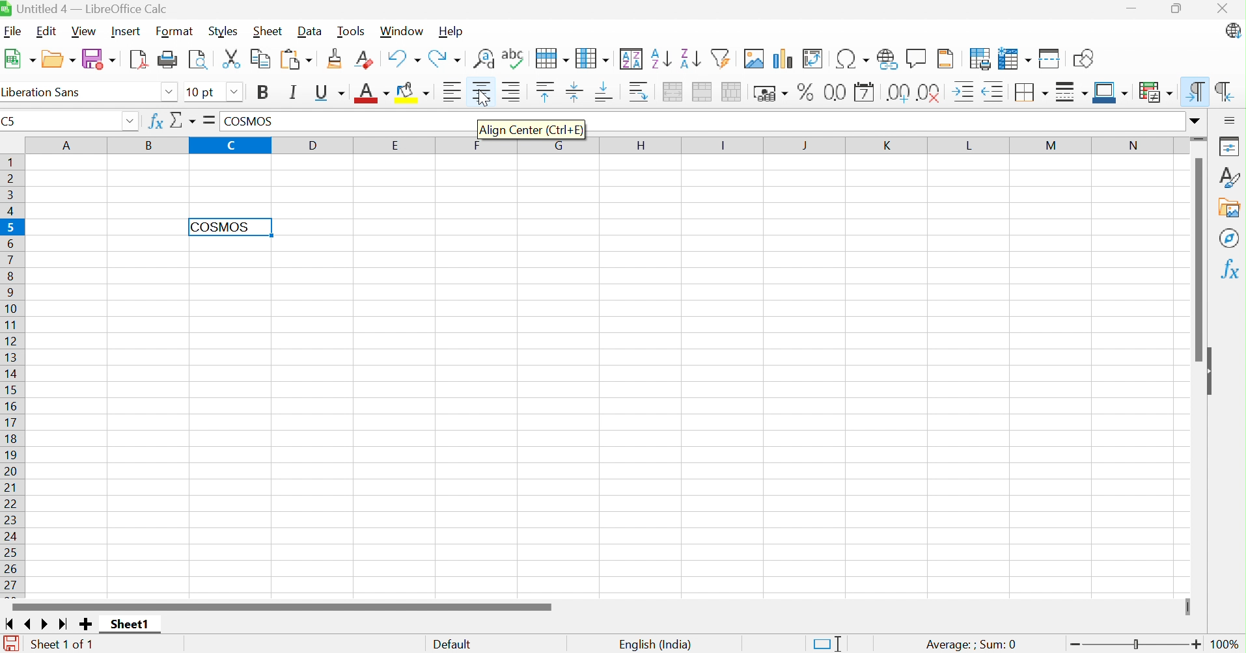 The width and height of the screenshot is (1246, 653). I want to click on Scroll to Next Sheet, so click(46, 624).